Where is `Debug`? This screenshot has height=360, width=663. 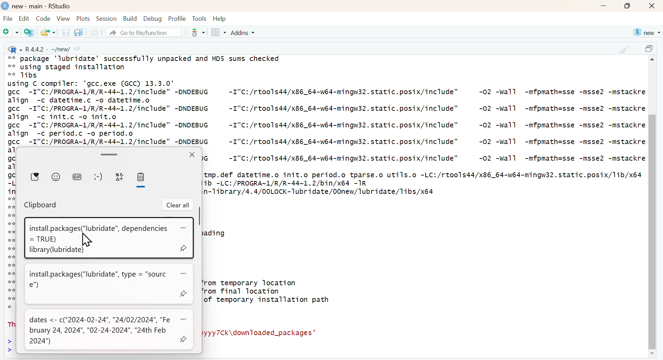 Debug is located at coordinates (152, 18).